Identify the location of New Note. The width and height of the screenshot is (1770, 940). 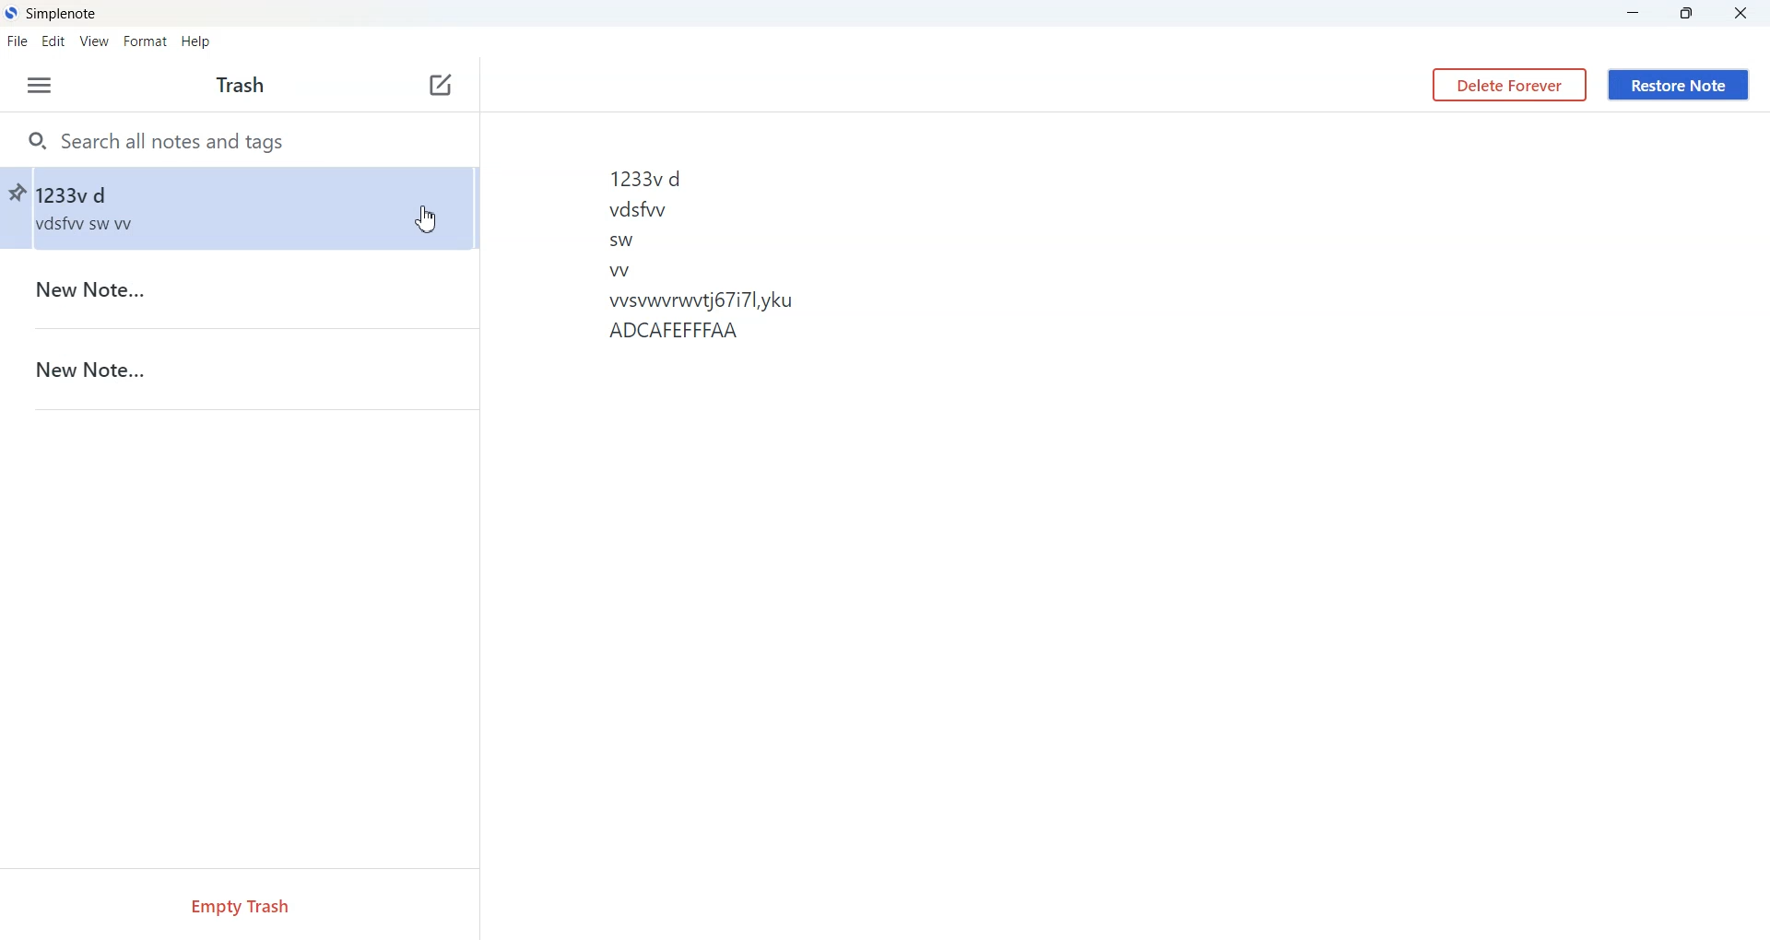
(240, 369).